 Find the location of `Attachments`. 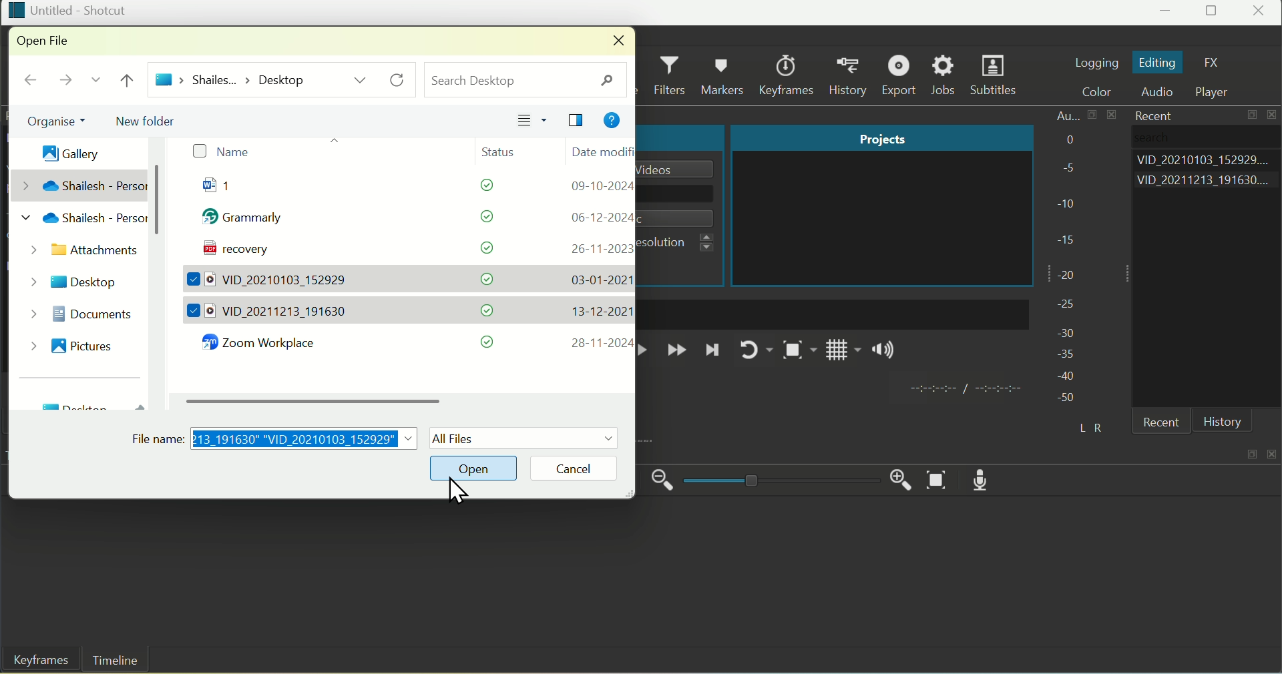

Attachments is located at coordinates (82, 252).